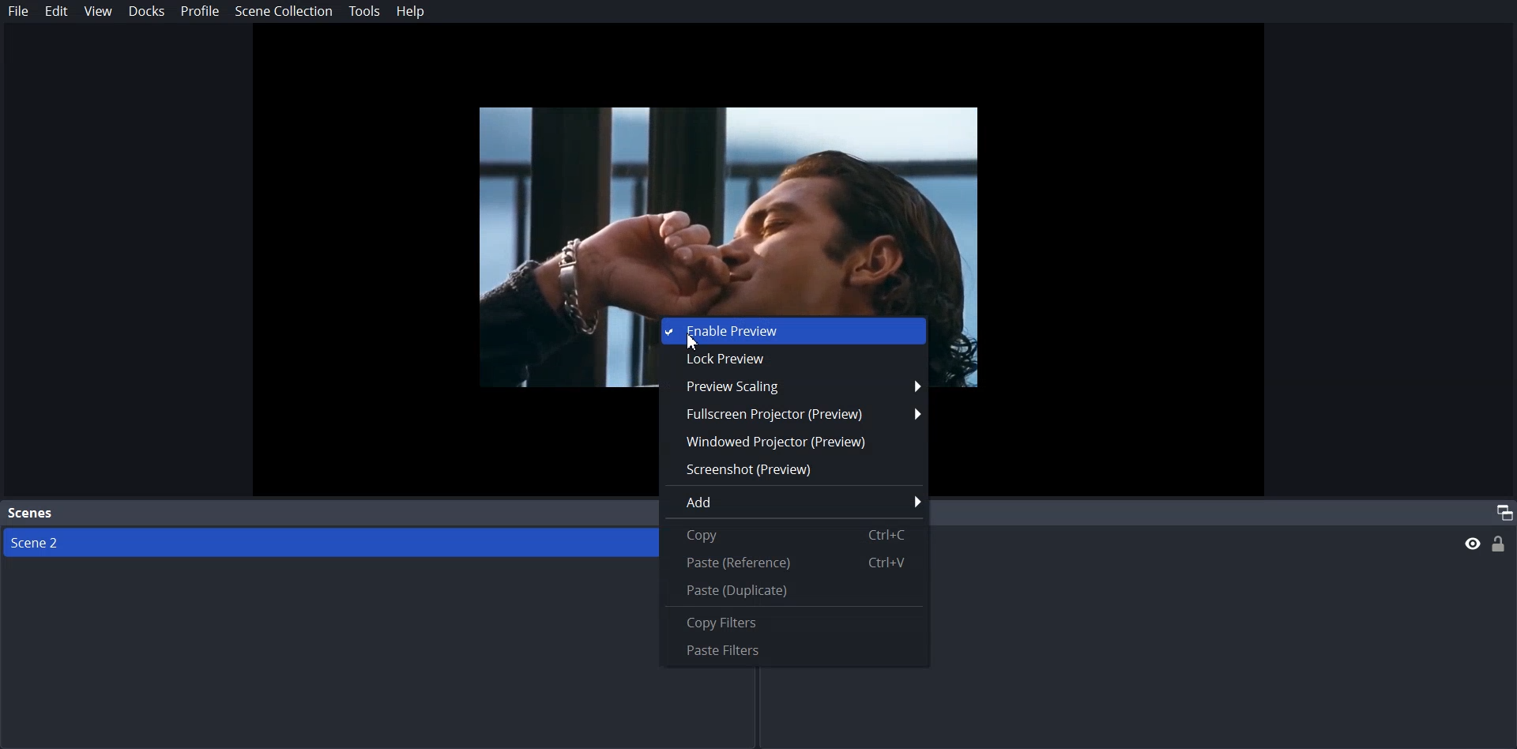 The image size is (1517, 749). I want to click on Copy Filter, so click(792, 624).